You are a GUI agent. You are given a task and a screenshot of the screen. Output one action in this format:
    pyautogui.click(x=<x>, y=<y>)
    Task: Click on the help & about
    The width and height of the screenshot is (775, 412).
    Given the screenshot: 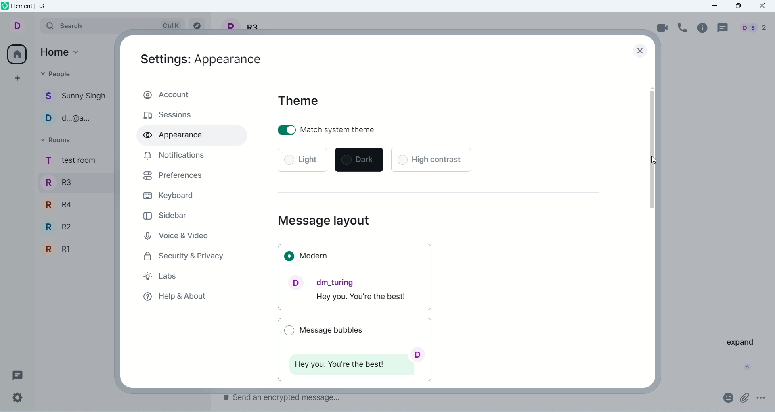 What is the action you would take?
    pyautogui.click(x=174, y=298)
    